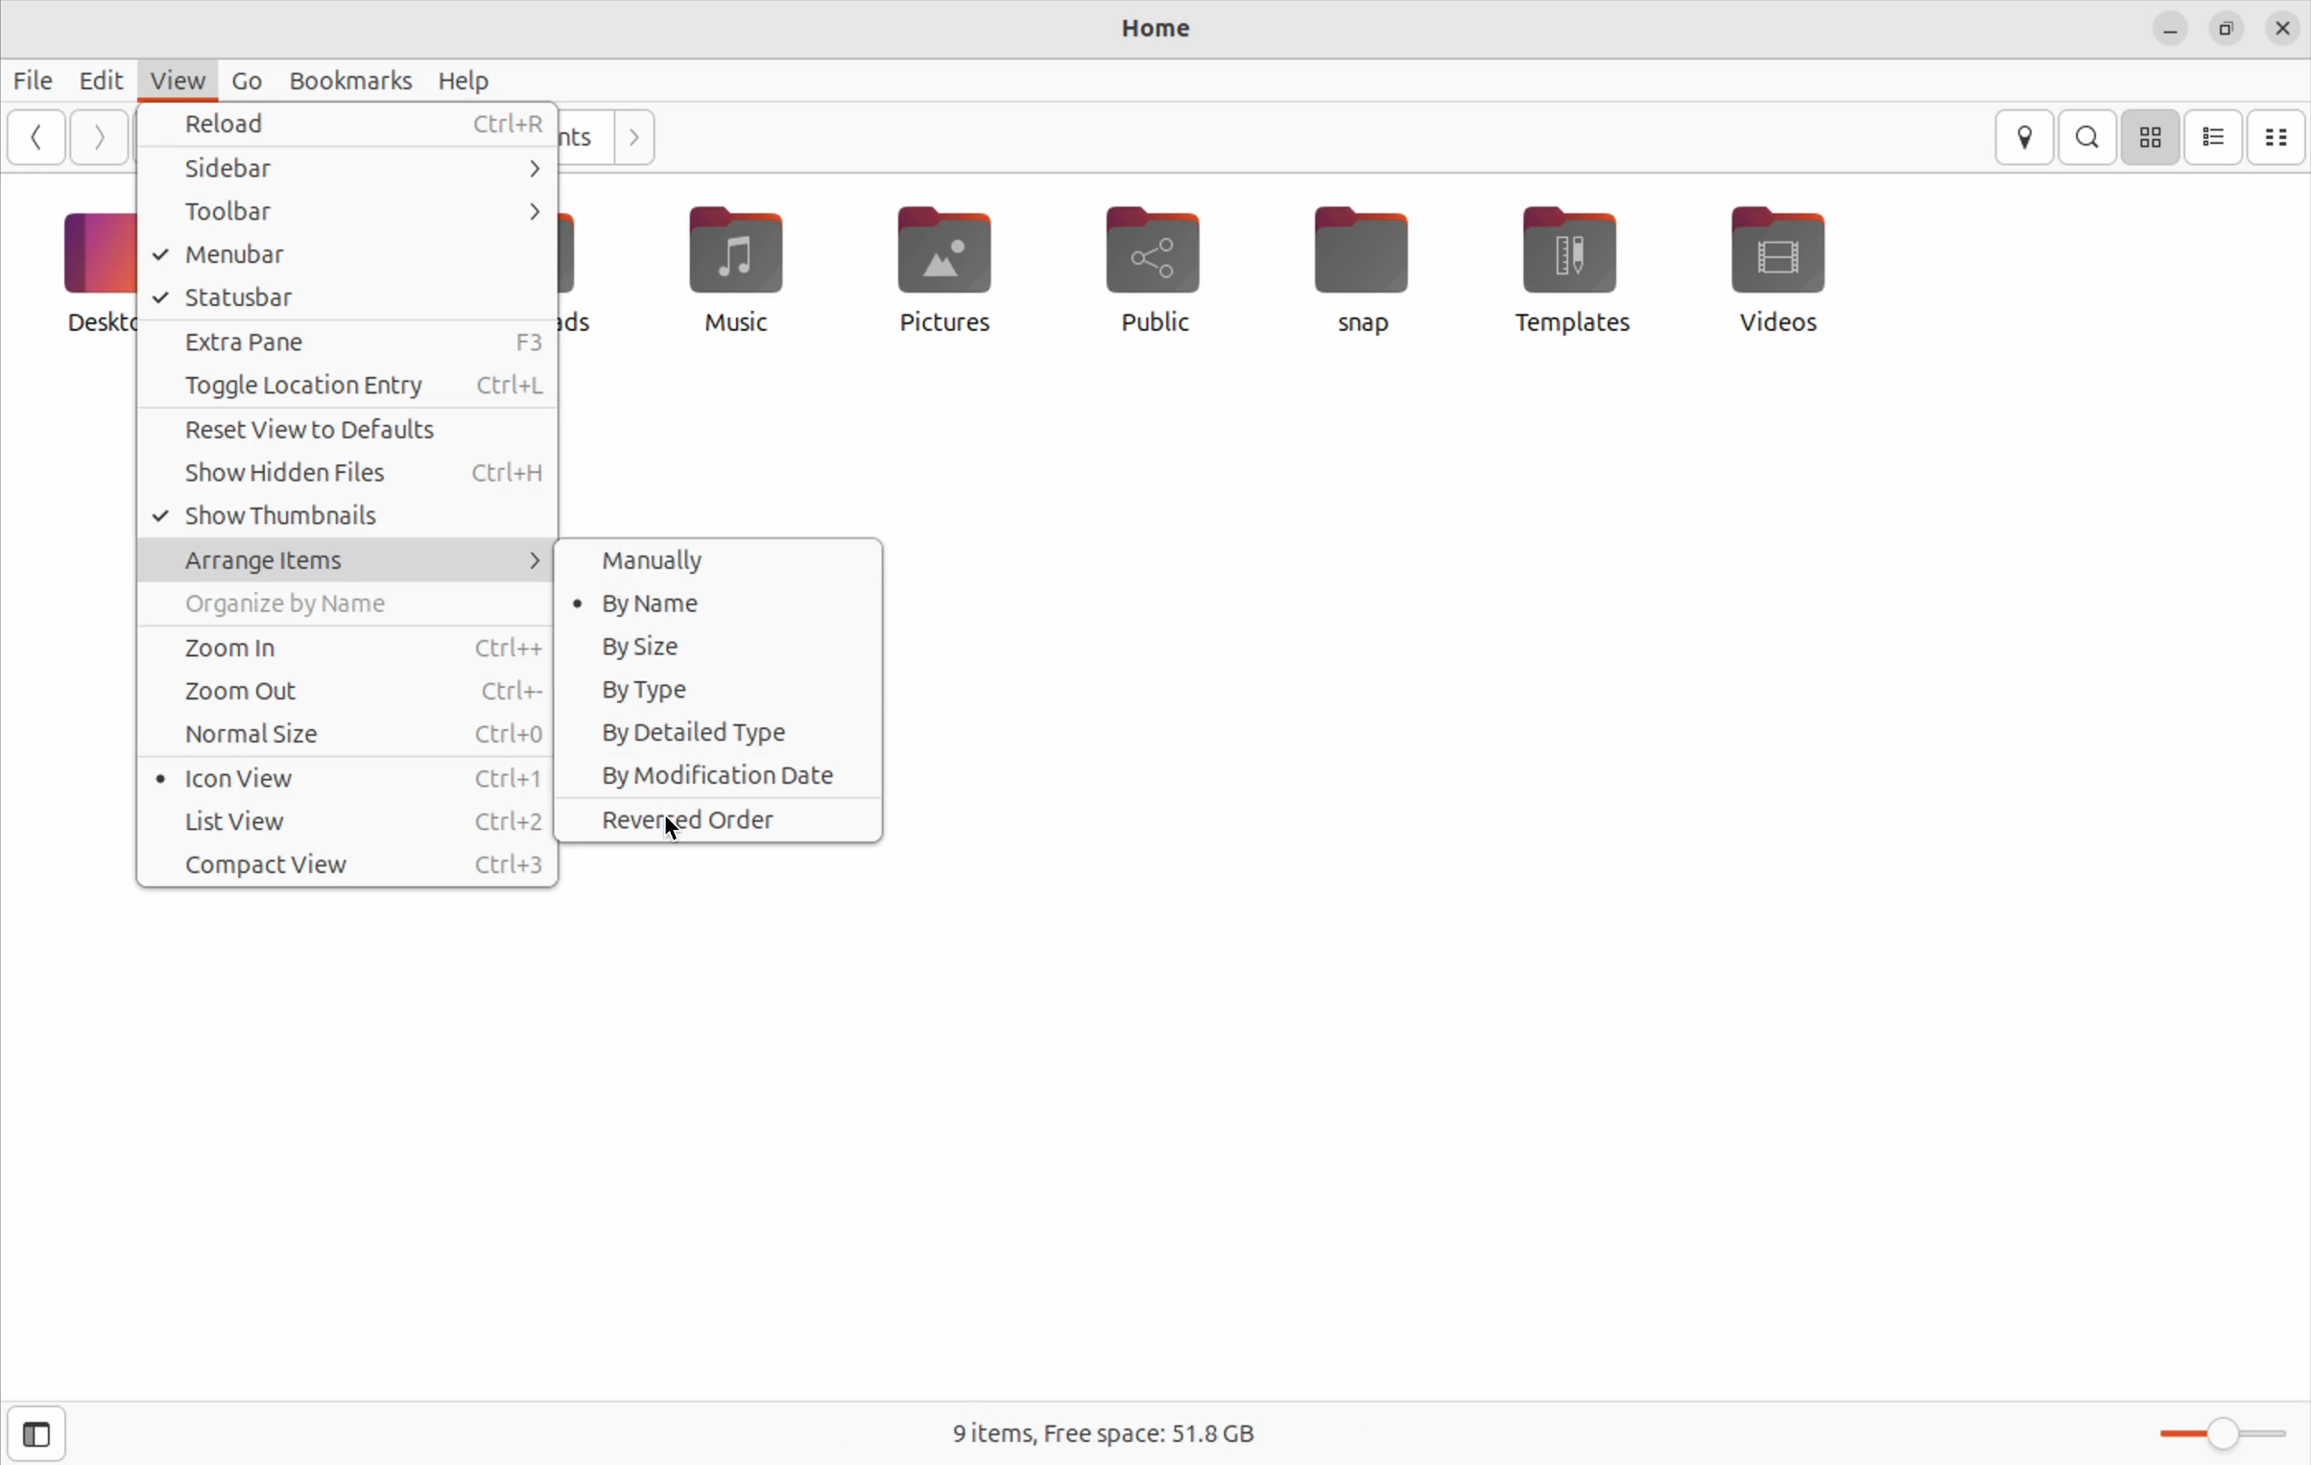  Describe the element at coordinates (354, 822) in the screenshot. I see `list view` at that location.